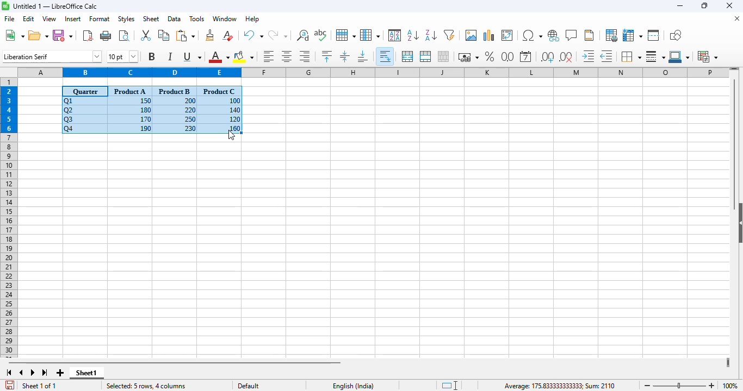  Describe the element at coordinates (269, 56) in the screenshot. I see `align left` at that location.